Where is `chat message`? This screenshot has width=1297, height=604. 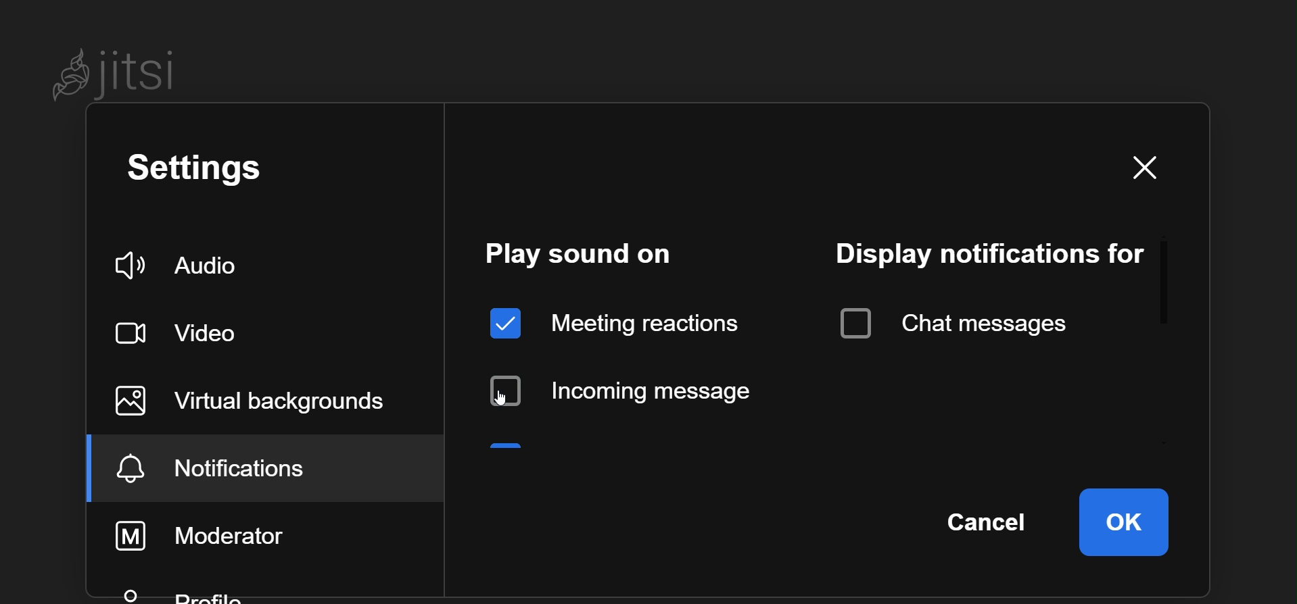
chat message is located at coordinates (958, 318).